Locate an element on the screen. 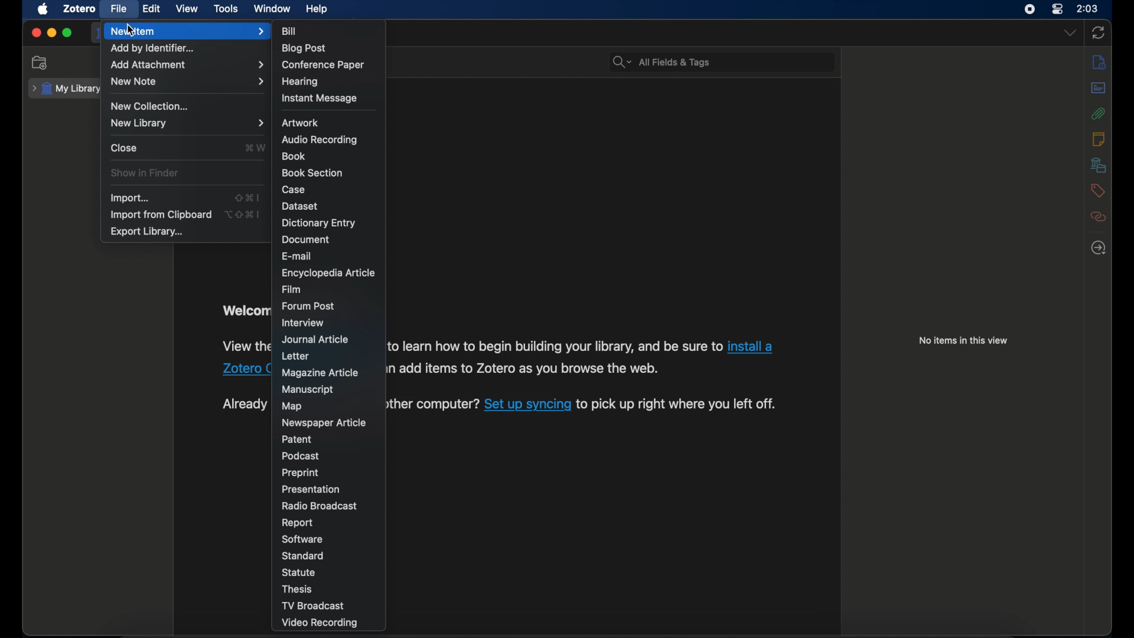 The image size is (1134, 638). artwork is located at coordinates (301, 123).